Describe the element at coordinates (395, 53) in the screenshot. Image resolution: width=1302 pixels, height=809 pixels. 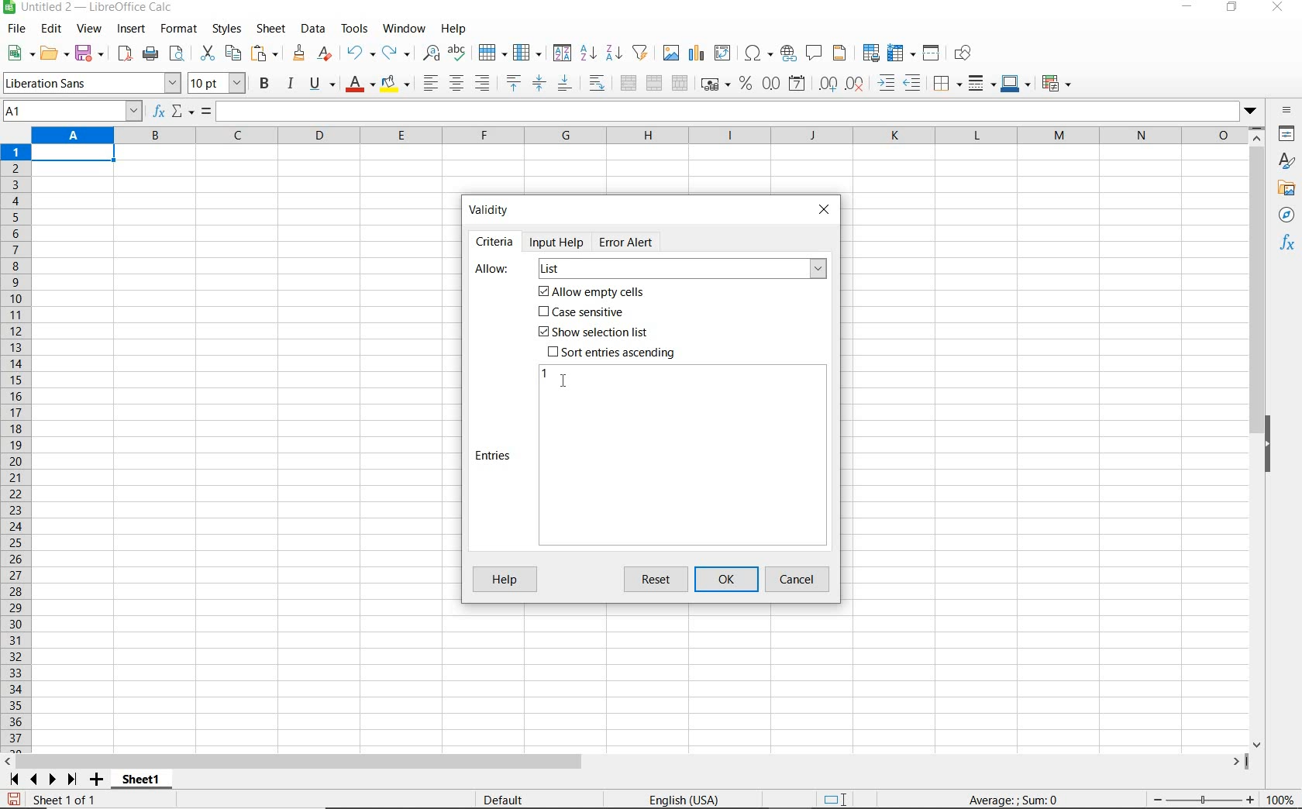
I see `redo` at that location.